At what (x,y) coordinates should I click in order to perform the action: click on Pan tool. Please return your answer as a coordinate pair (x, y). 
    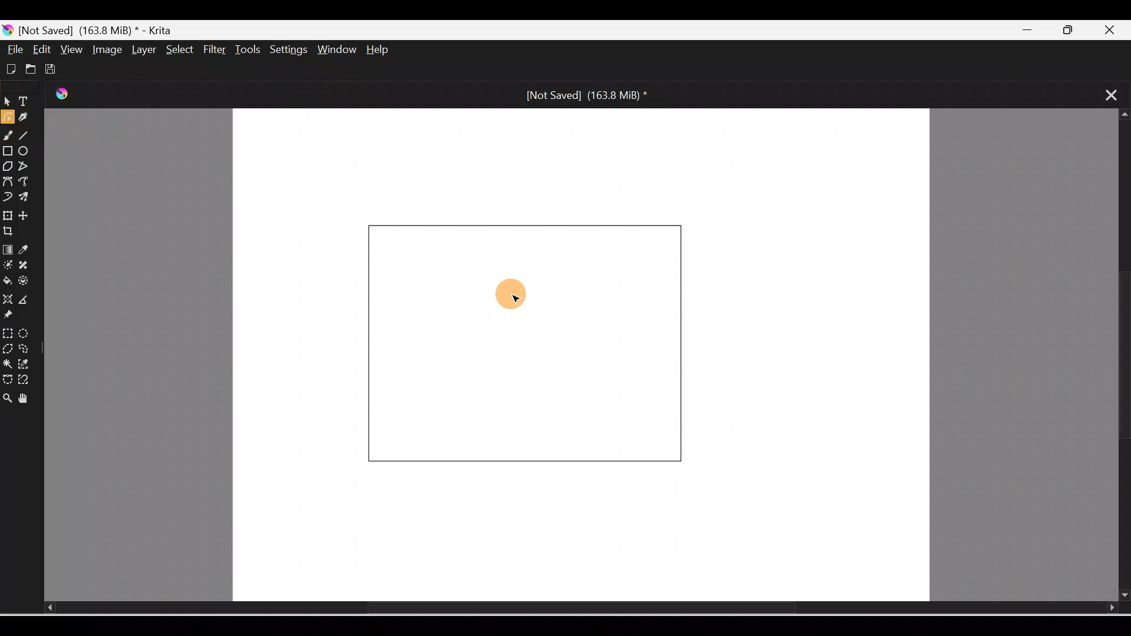
    Looking at the image, I should click on (26, 396).